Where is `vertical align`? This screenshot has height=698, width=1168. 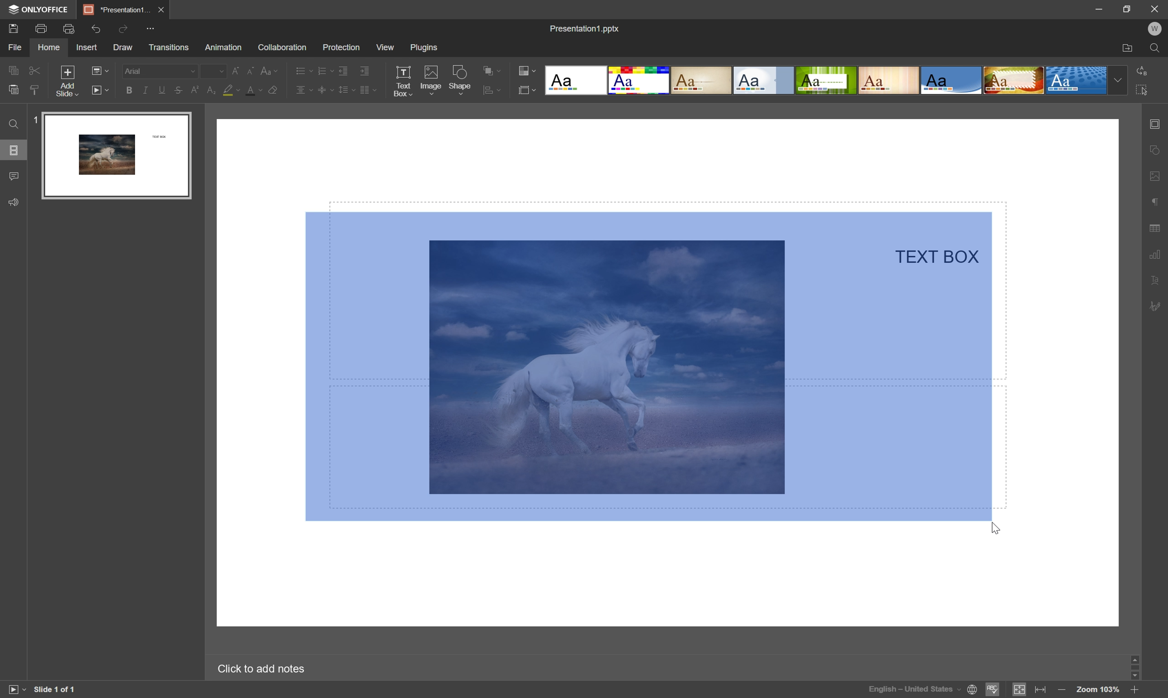
vertical align is located at coordinates (326, 89).